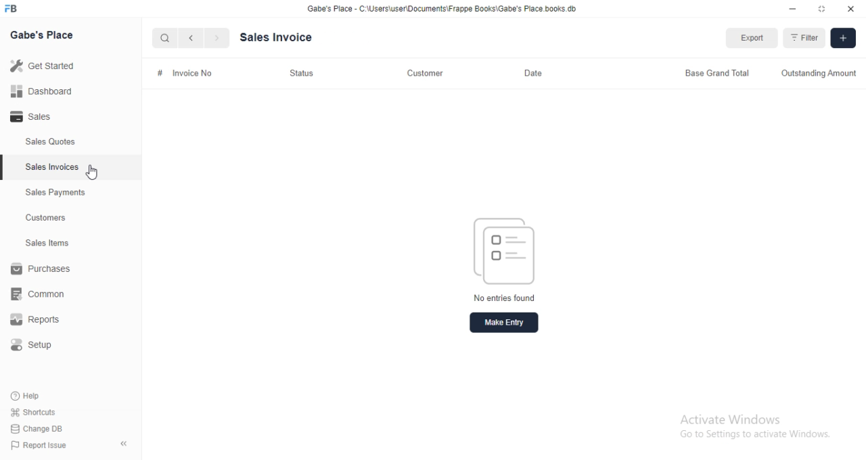 Image resolution: width=866 pixels, height=460 pixels. What do you see at coordinates (818, 75) in the screenshot?
I see `Outstanding Amount` at bounding box center [818, 75].